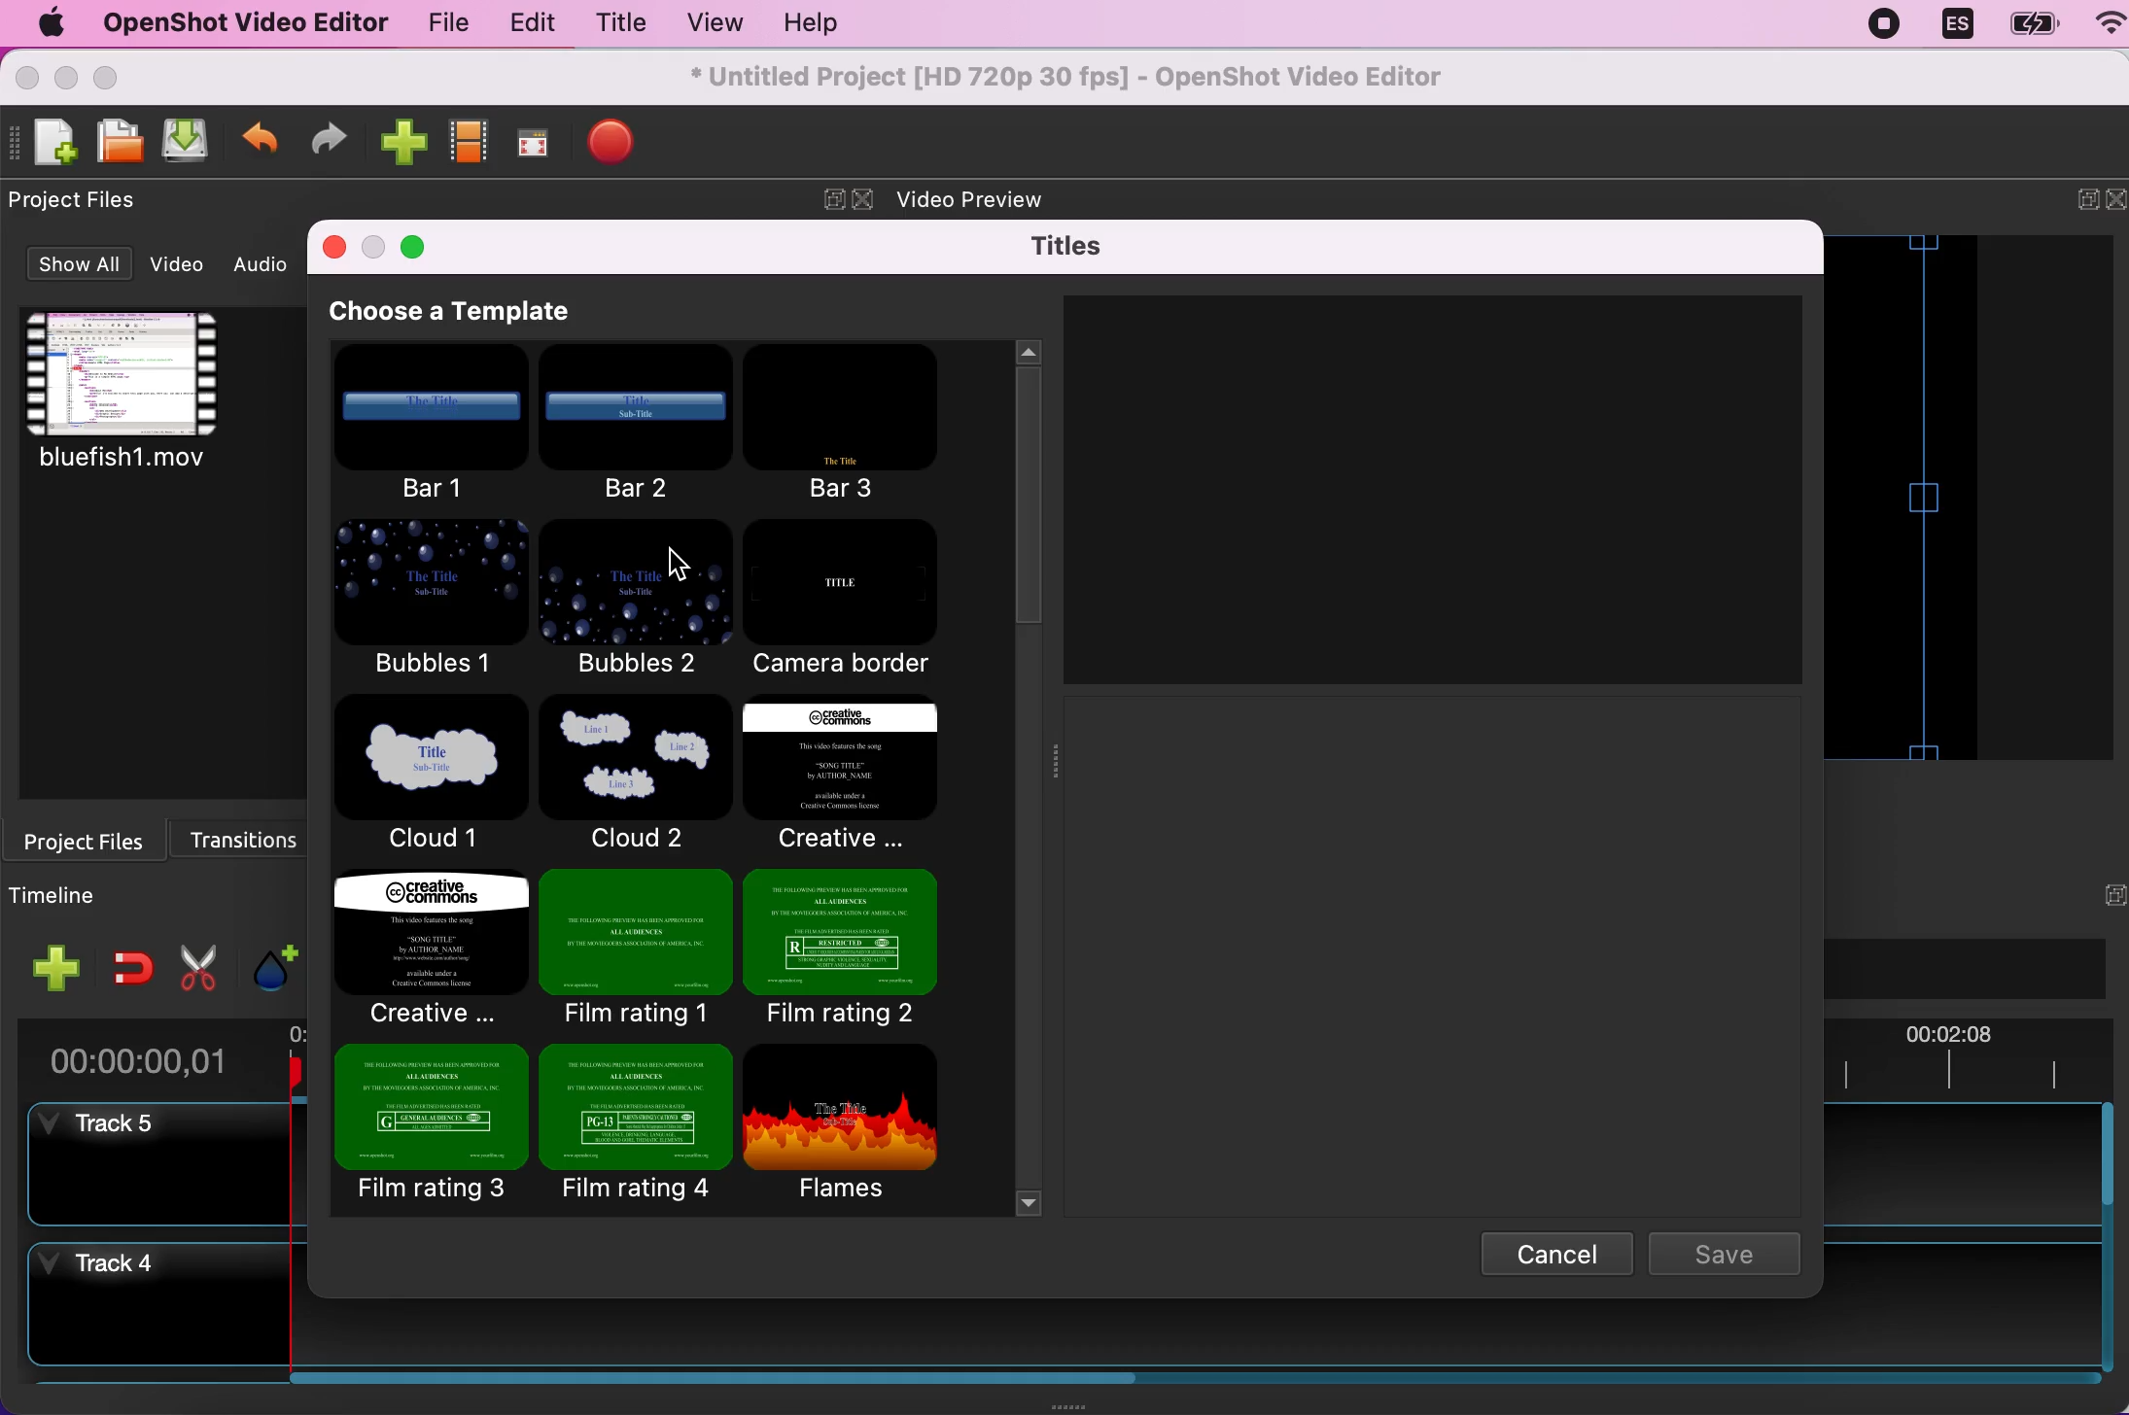 This screenshot has width=2129, height=1415. I want to click on vertical slider, so click(1036, 522).